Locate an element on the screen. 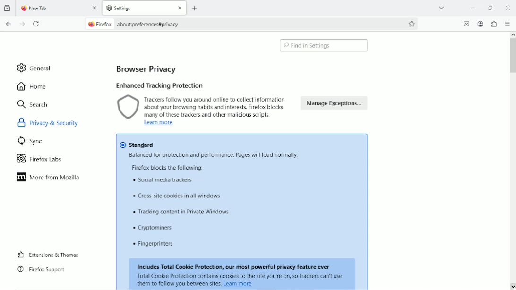 This screenshot has height=290, width=516. » Social media trackers is located at coordinates (168, 183).